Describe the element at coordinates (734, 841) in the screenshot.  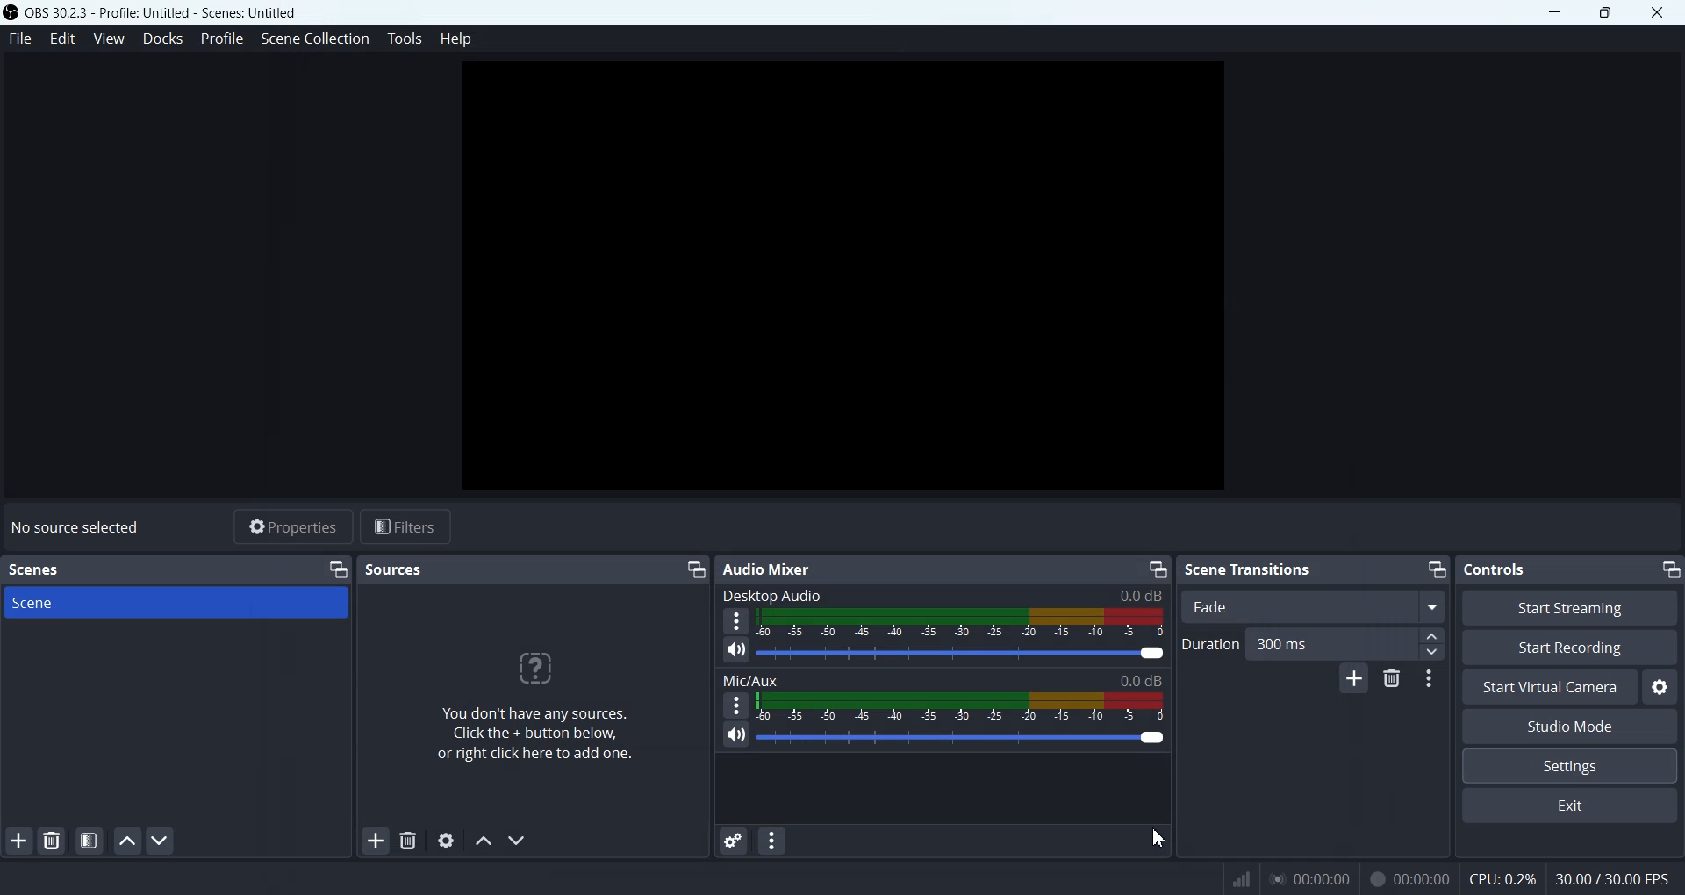
I see `Advance audio Properties` at that location.